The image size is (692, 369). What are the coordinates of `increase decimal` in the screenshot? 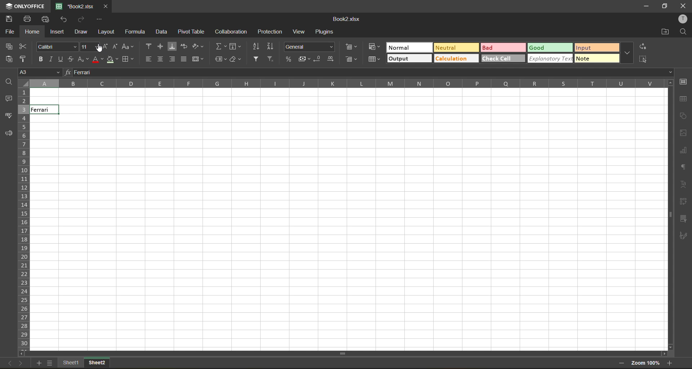 It's located at (334, 58).